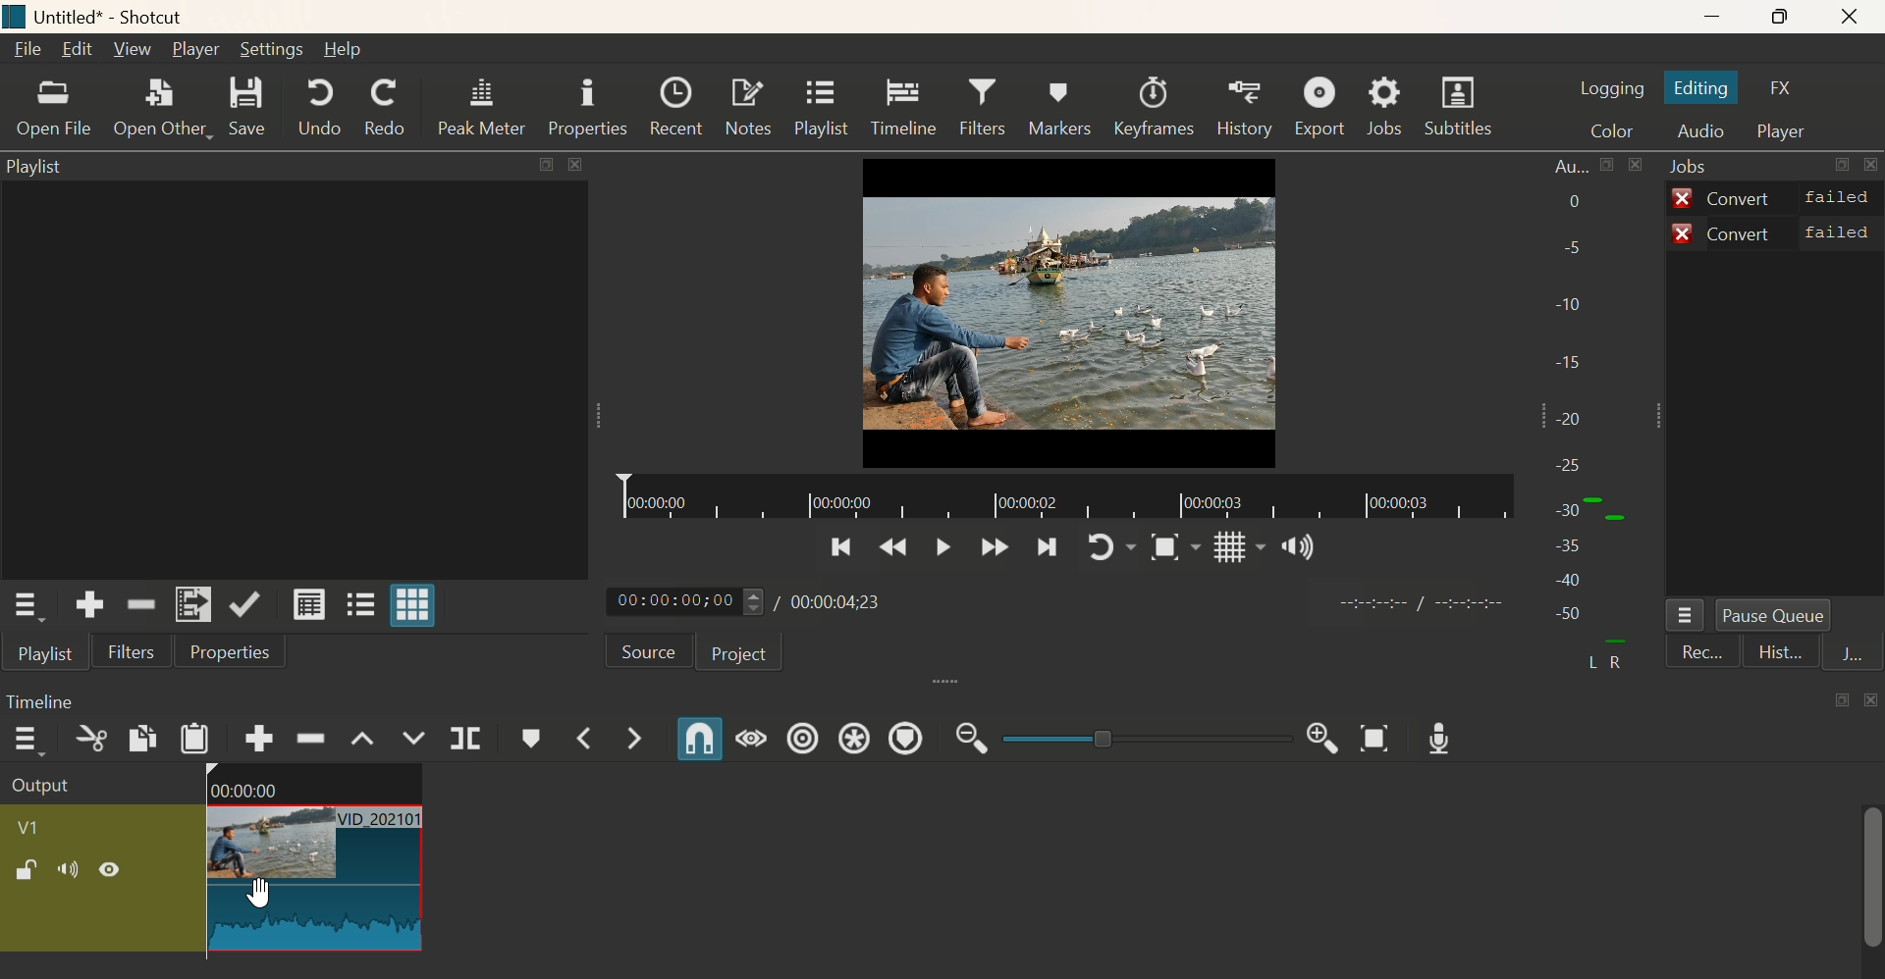 This screenshot has height=979, width=1885. Describe the element at coordinates (636, 741) in the screenshot. I see `` at that location.